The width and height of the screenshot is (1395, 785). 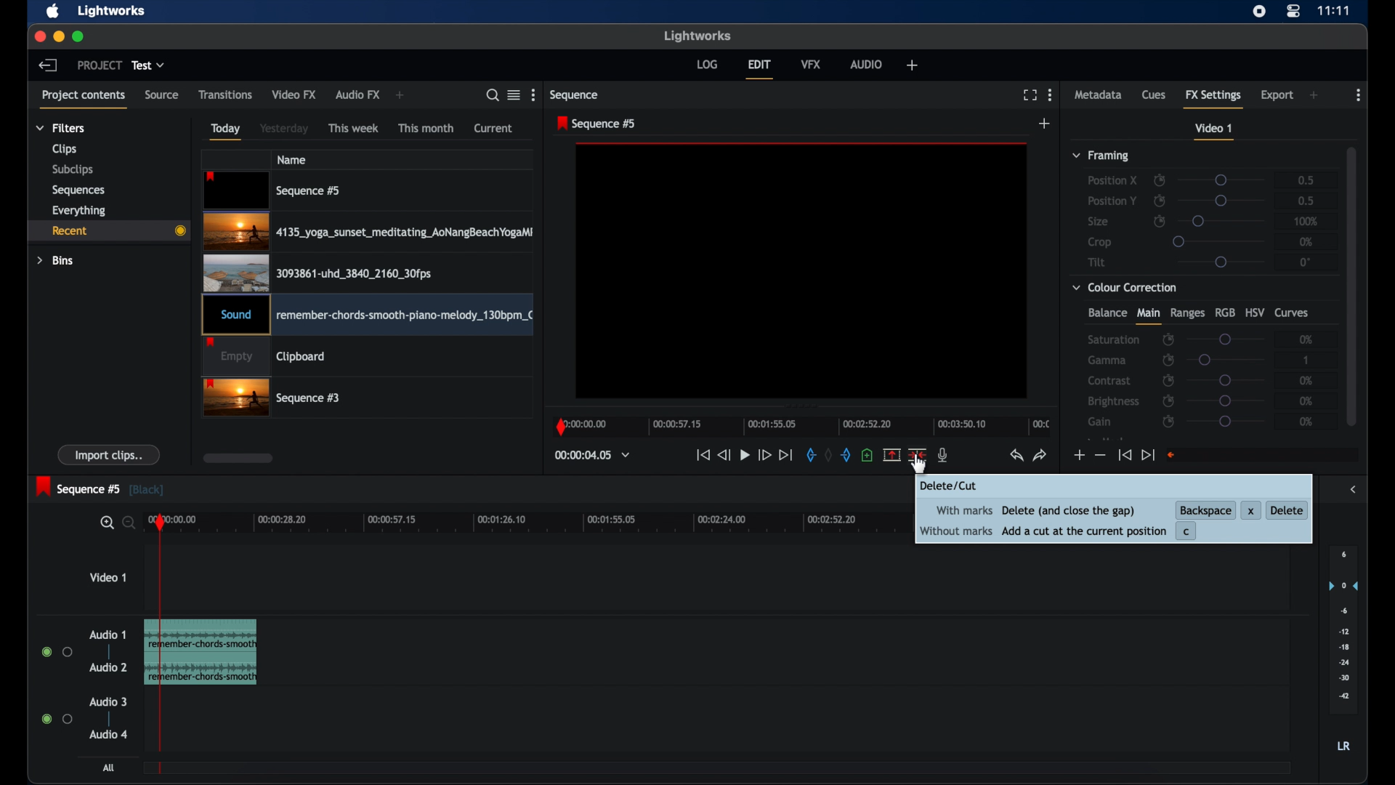 I want to click on size, so click(x=1098, y=222).